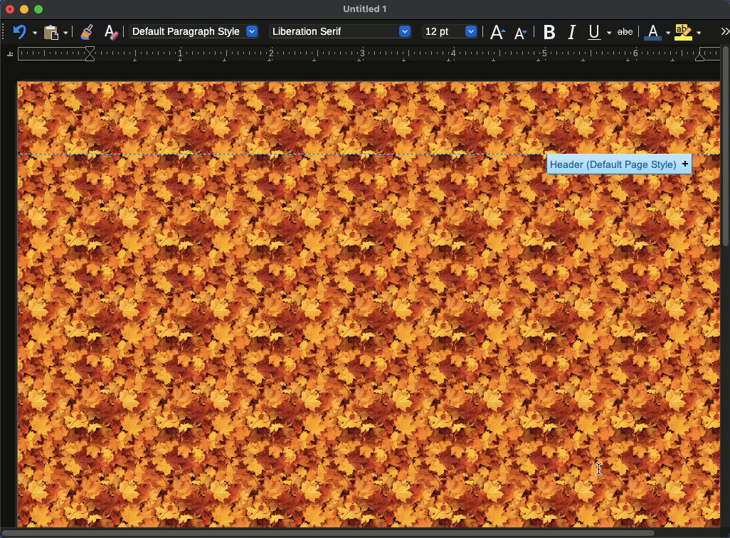 This screenshot has width=730, height=538. What do you see at coordinates (342, 32) in the screenshot?
I see `Liberation serif` at bounding box center [342, 32].